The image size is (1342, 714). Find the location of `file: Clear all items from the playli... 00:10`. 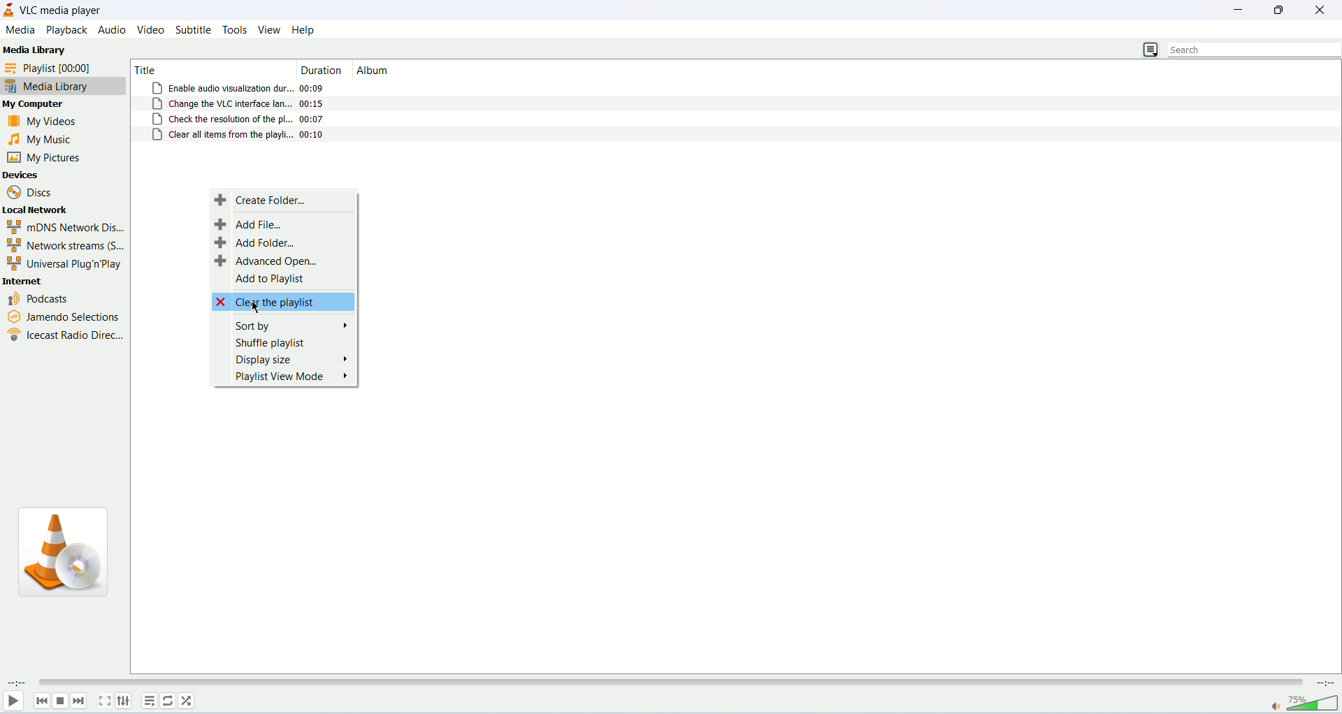

file: Clear all items from the playli... 00:10 is located at coordinates (240, 136).